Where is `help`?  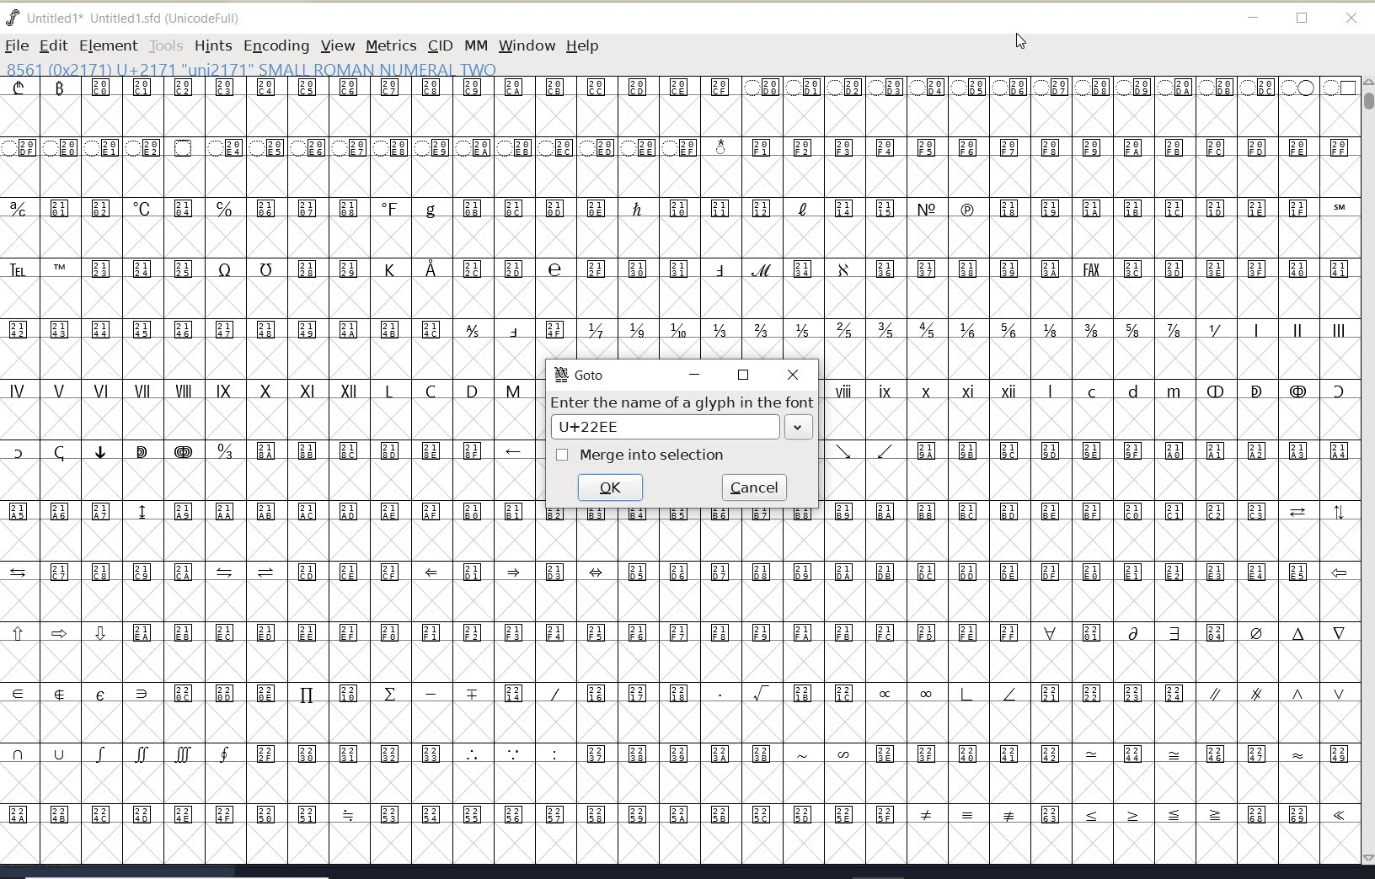 help is located at coordinates (586, 47).